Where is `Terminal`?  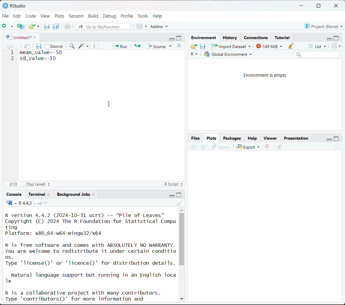
Terminal is located at coordinates (37, 193).